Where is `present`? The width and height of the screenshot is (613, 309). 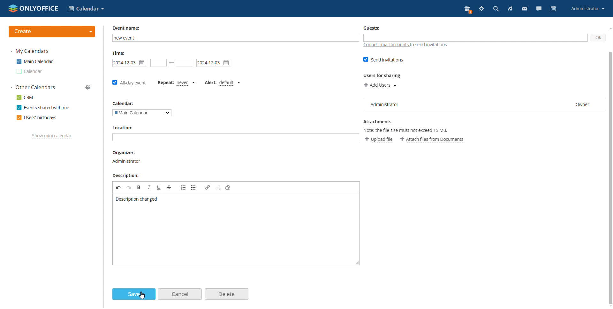
present is located at coordinates (468, 10).